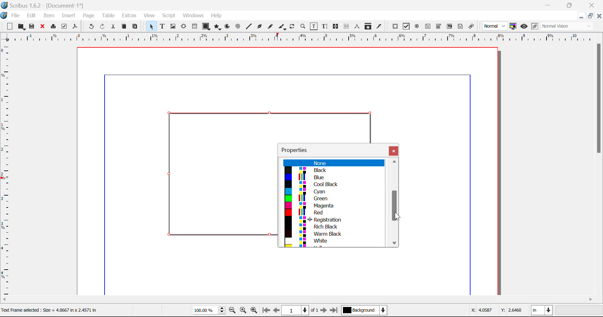 The height and width of the screenshot is (317, 603). I want to click on Last Page, so click(335, 311).